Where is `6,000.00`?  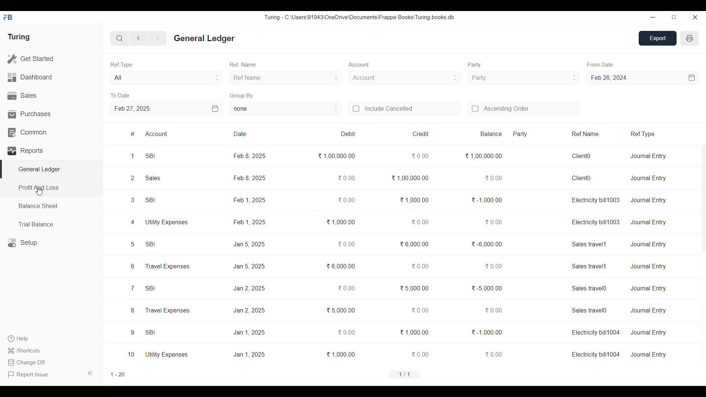
6,000.00 is located at coordinates (414, 244).